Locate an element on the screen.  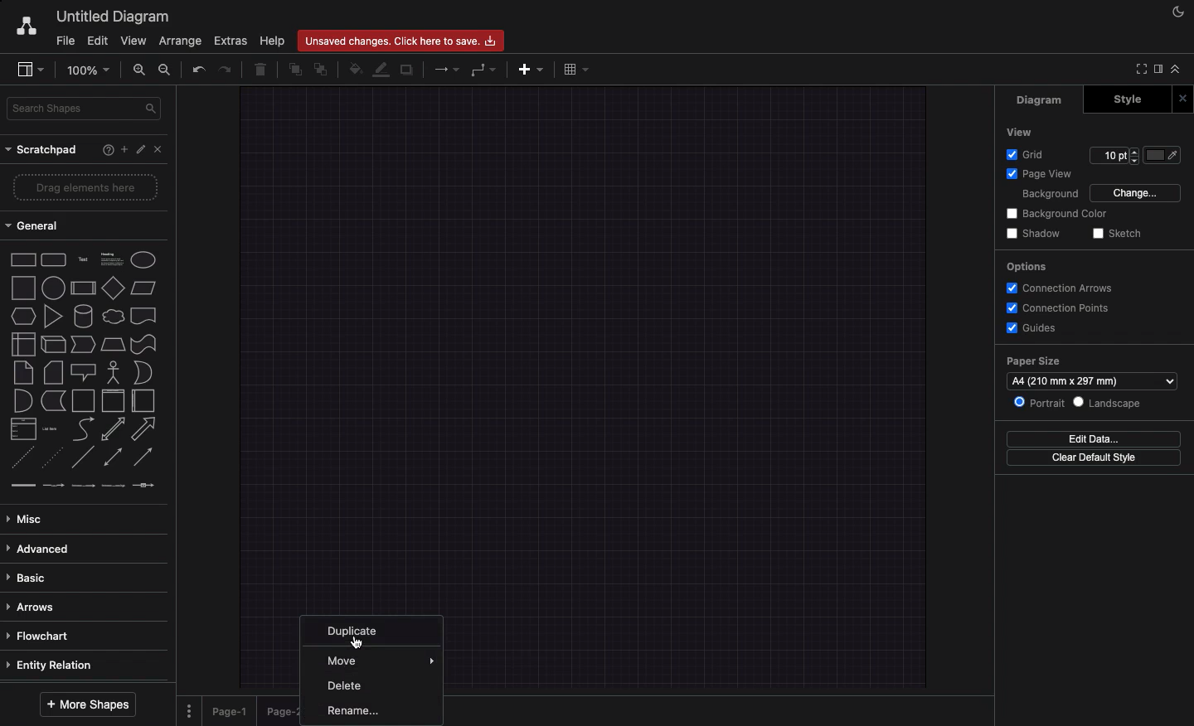
Trasha is located at coordinates (262, 69).